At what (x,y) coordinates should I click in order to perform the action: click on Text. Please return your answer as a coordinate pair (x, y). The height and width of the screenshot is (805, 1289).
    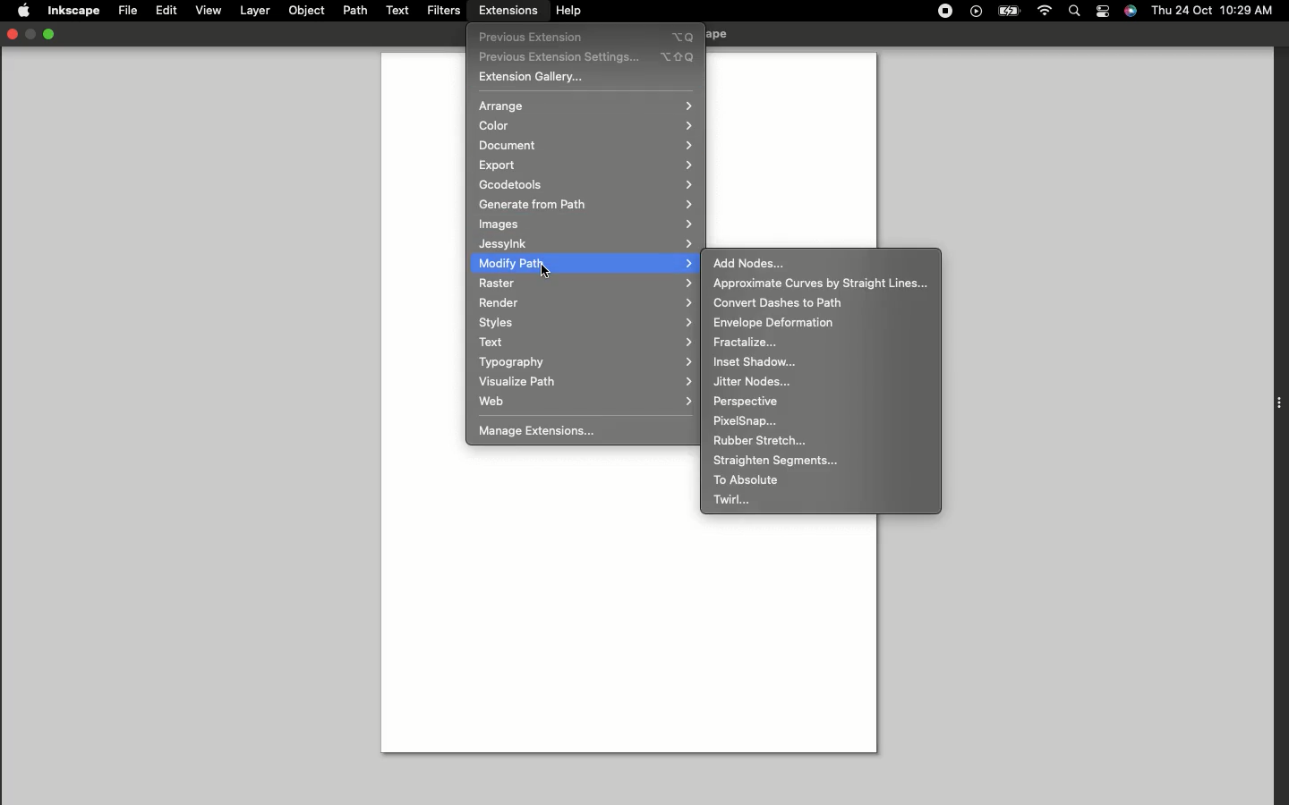
    Looking at the image, I should click on (399, 11).